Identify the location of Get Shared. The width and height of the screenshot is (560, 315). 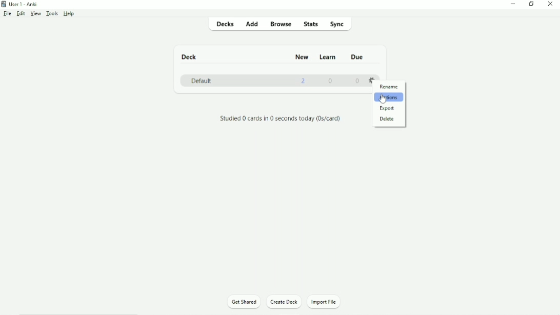
(244, 302).